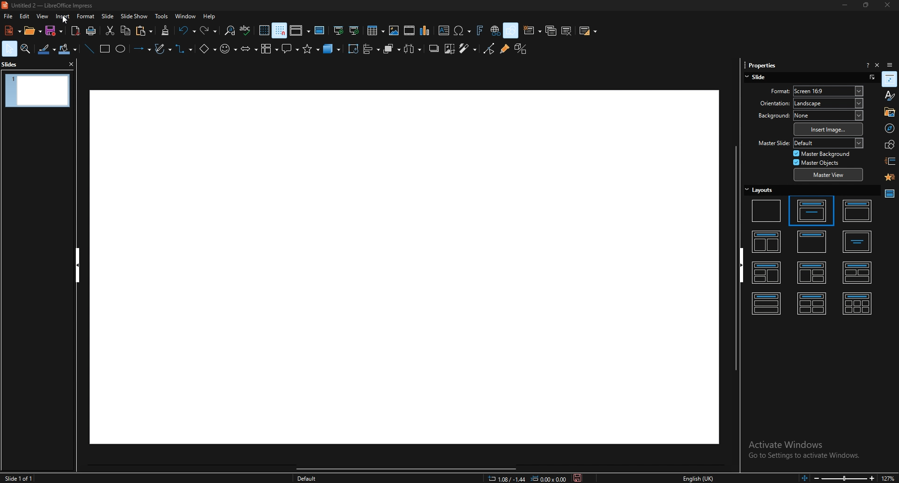 This screenshot has width=899, height=483. What do you see at coordinates (857, 242) in the screenshot?
I see `centered text` at bounding box center [857, 242].